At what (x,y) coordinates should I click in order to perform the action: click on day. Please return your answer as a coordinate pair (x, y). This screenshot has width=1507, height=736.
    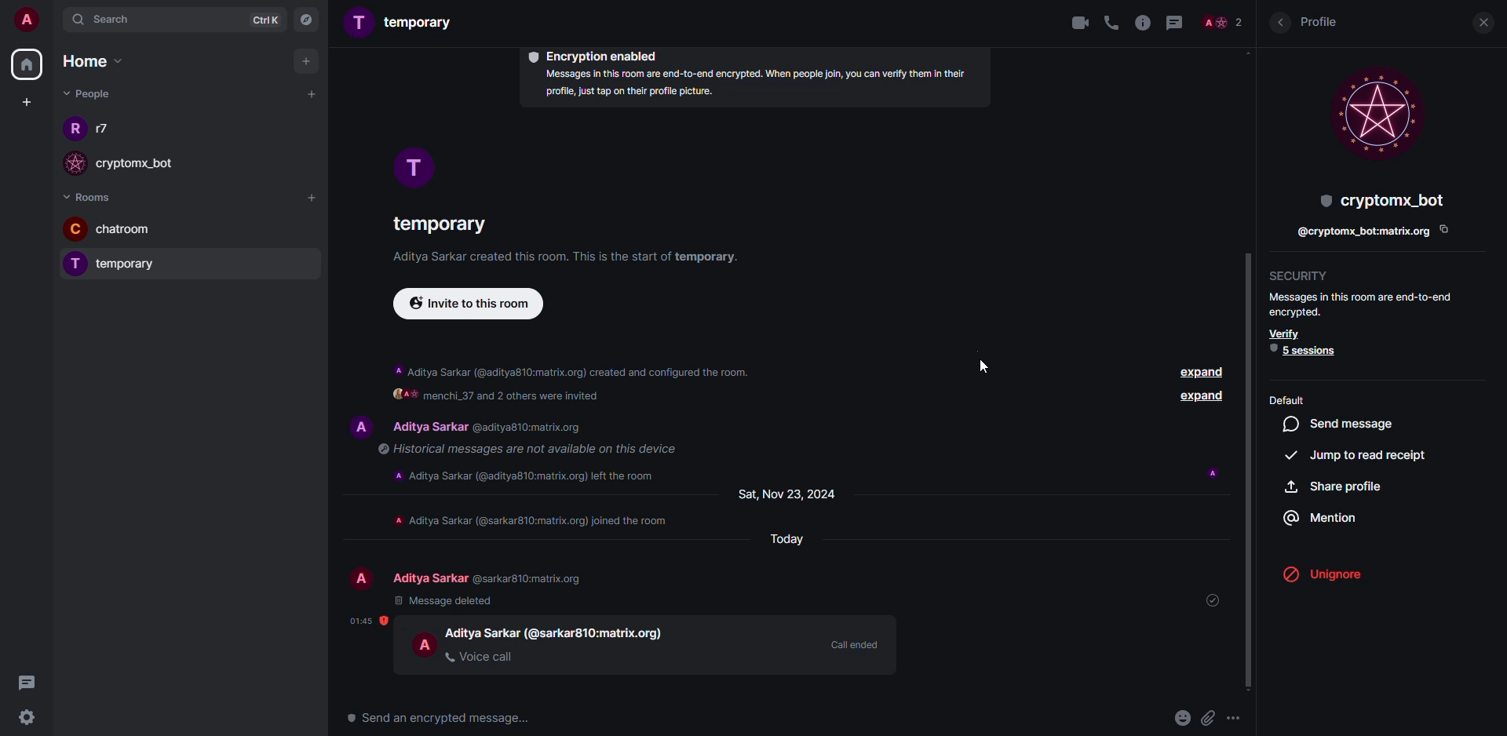
    Looking at the image, I should click on (794, 493).